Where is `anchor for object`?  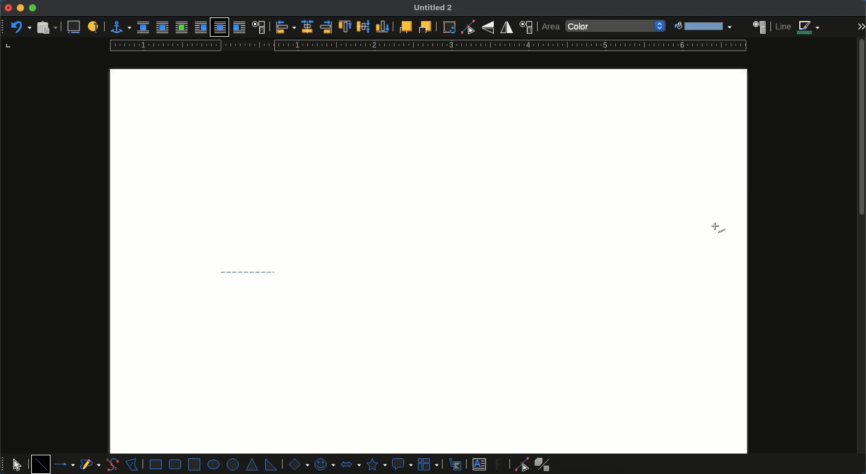 anchor for object is located at coordinates (117, 27).